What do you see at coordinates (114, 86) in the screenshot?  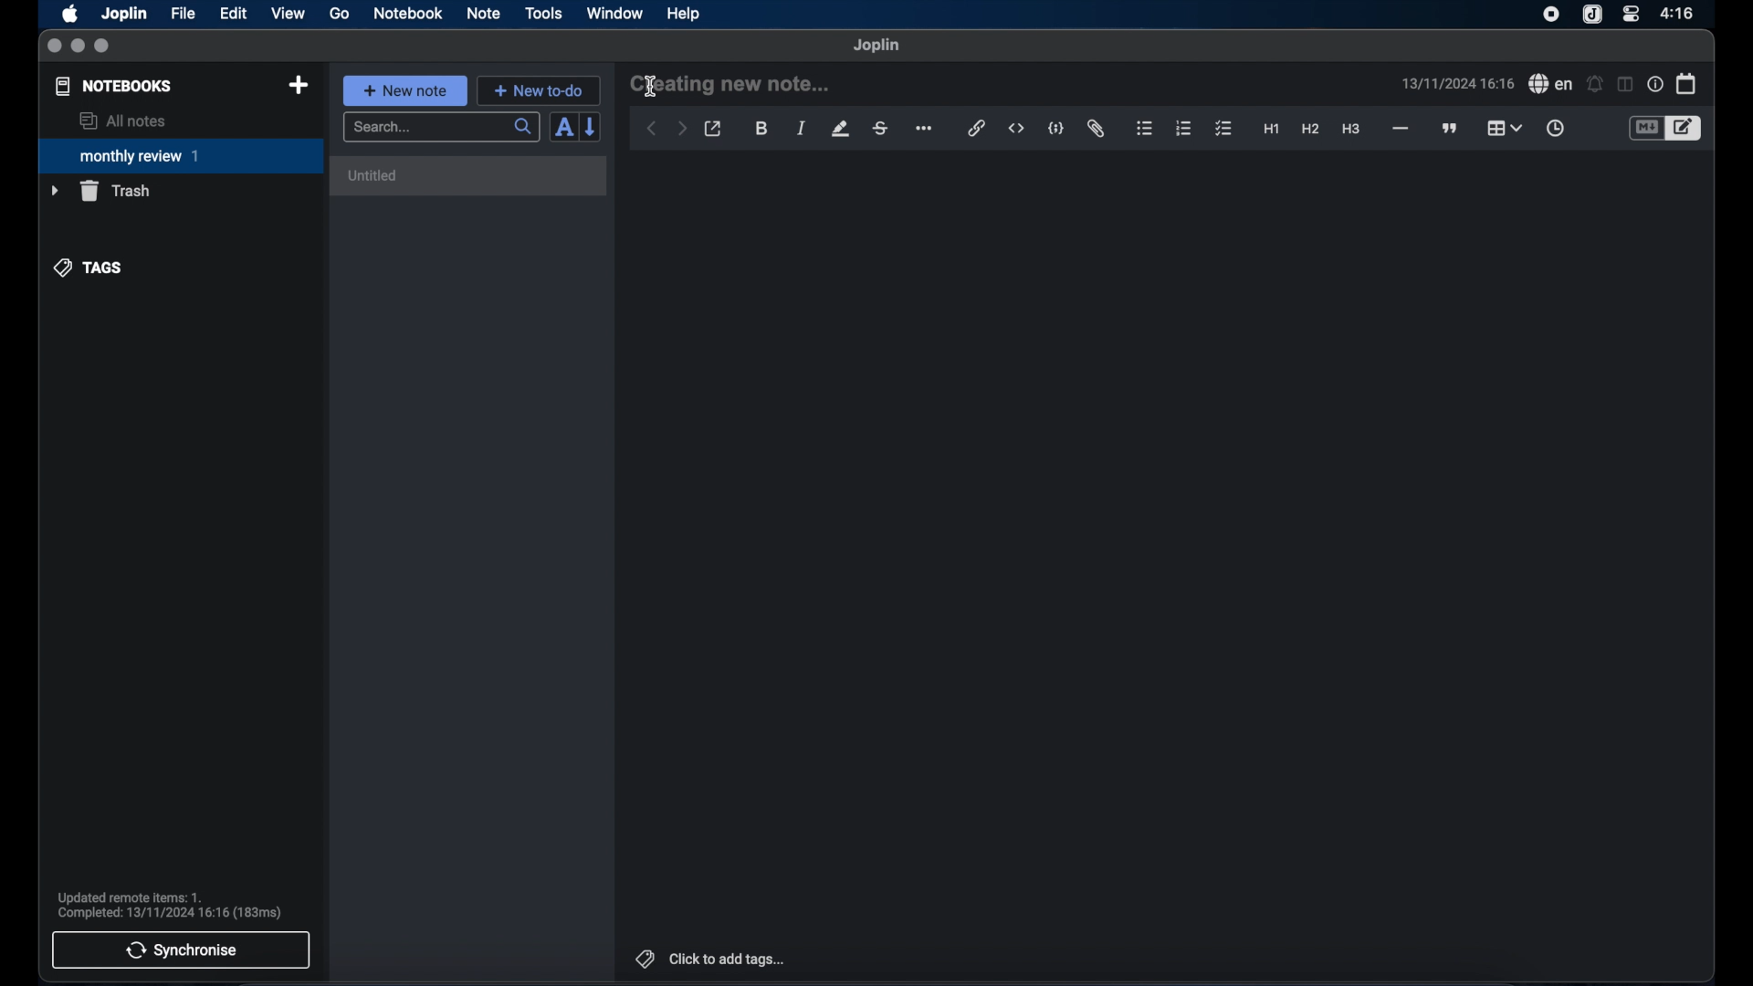 I see `notebooks` at bounding box center [114, 86].